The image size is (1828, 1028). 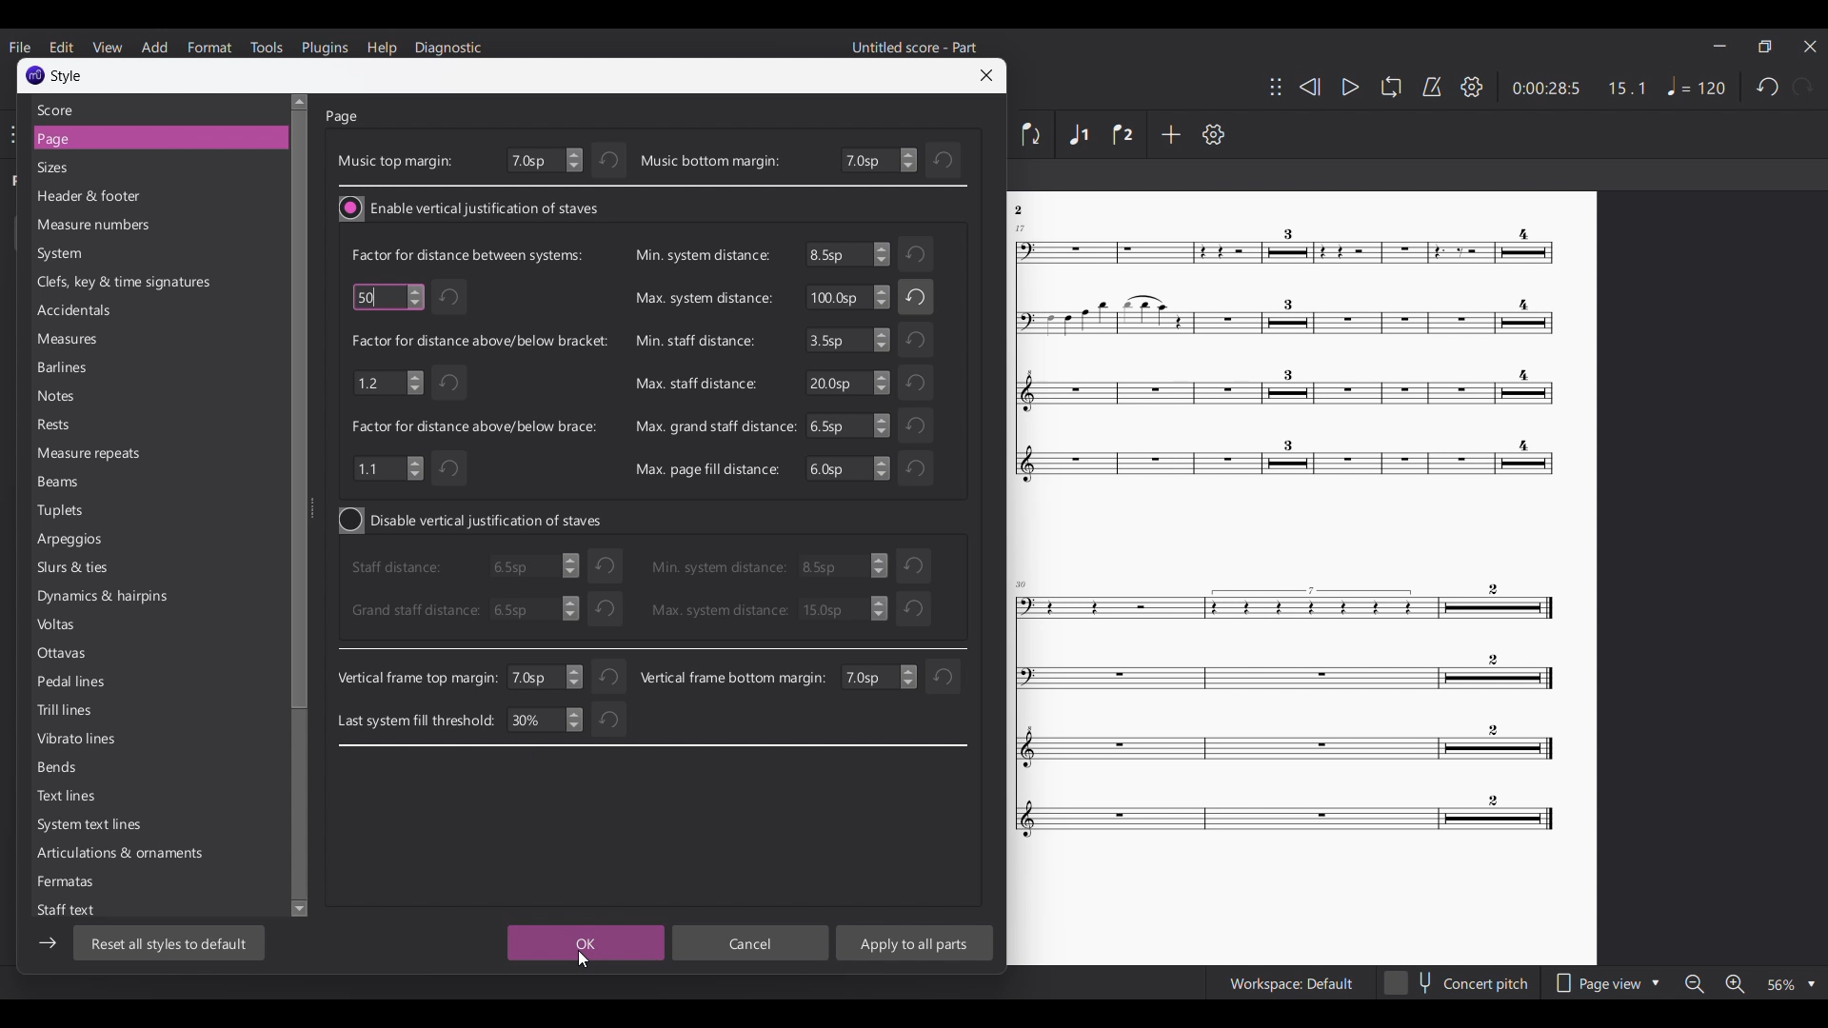 What do you see at coordinates (145, 168) in the screenshot?
I see `Sizes` at bounding box center [145, 168].